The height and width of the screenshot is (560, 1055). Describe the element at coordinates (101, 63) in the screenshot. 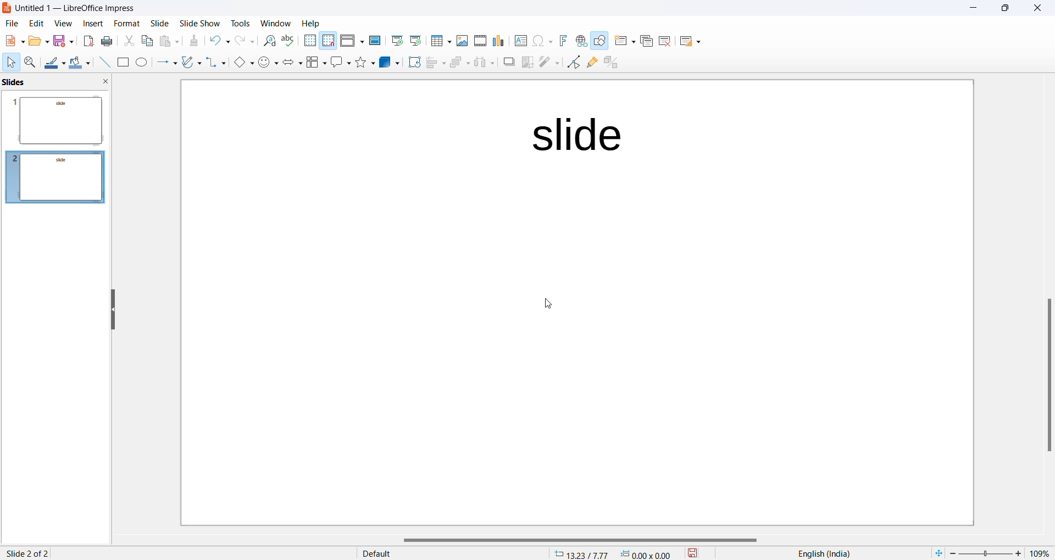

I see `Line` at that location.